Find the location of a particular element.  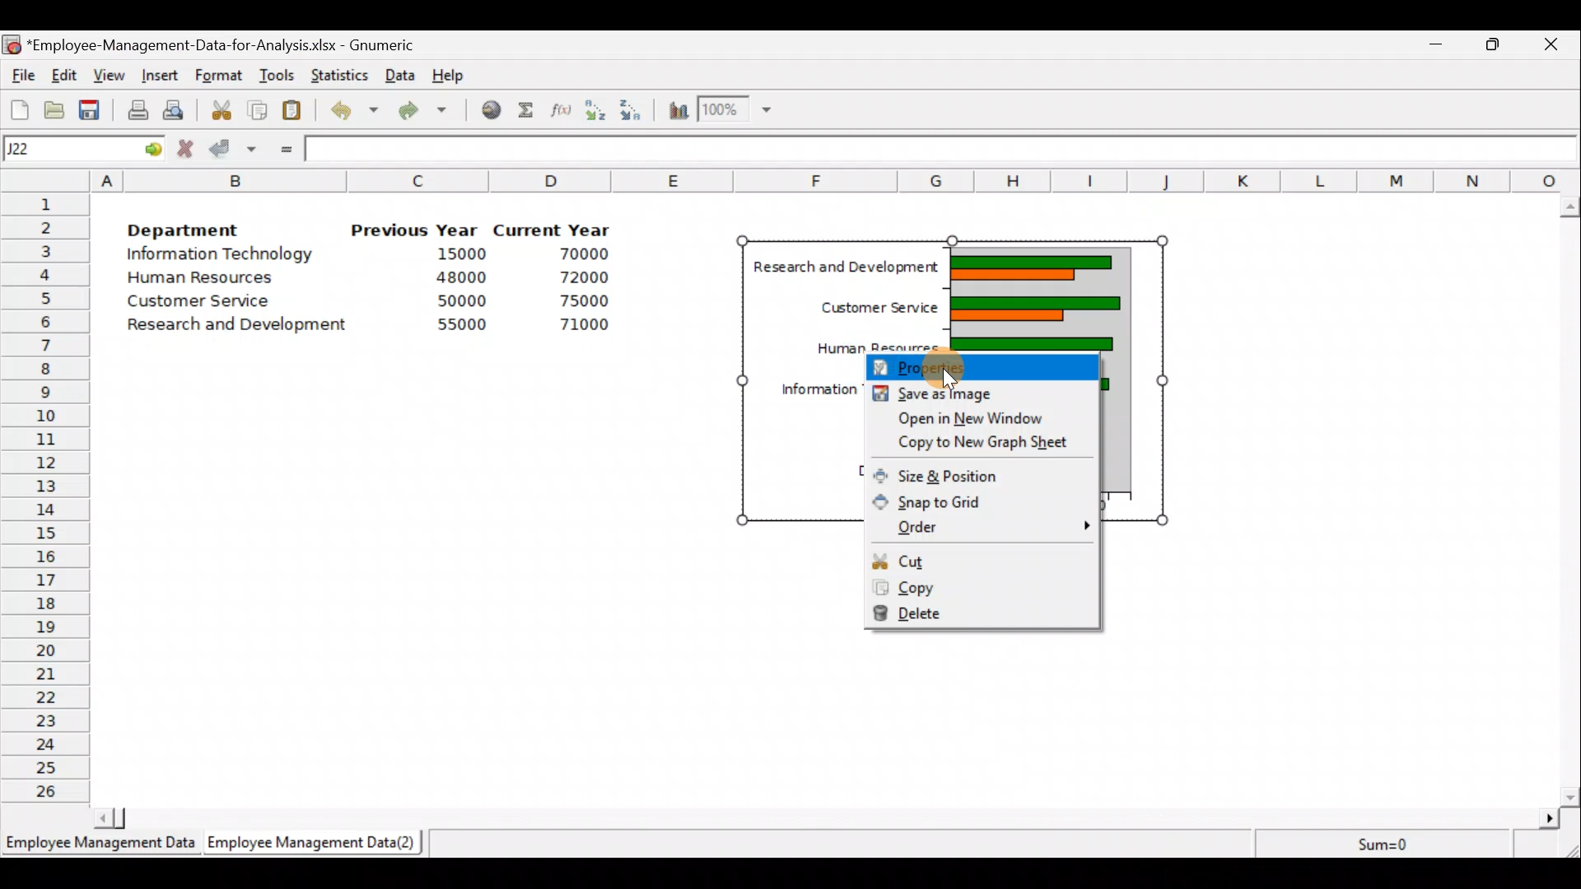

Gnumeric logo is located at coordinates (13, 44).